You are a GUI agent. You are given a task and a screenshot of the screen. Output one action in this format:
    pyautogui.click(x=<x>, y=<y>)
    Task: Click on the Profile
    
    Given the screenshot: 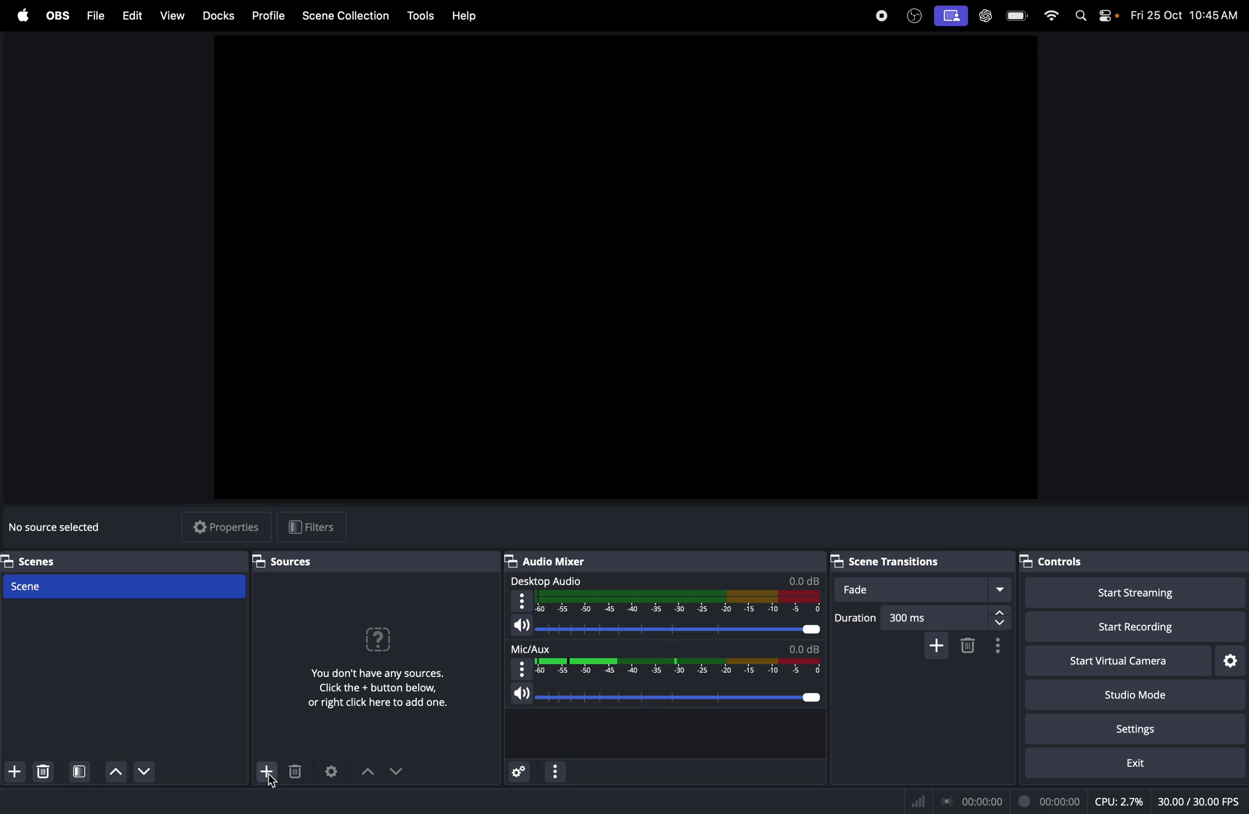 What is the action you would take?
    pyautogui.click(x=268, y=16)
    